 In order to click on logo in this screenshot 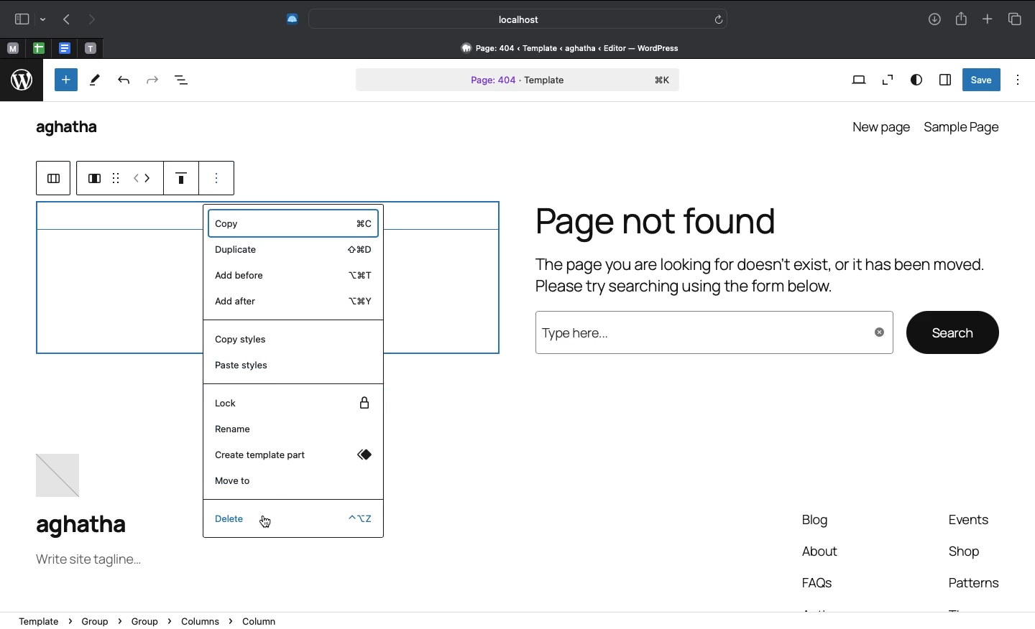, I will do `click(21, 81)`.